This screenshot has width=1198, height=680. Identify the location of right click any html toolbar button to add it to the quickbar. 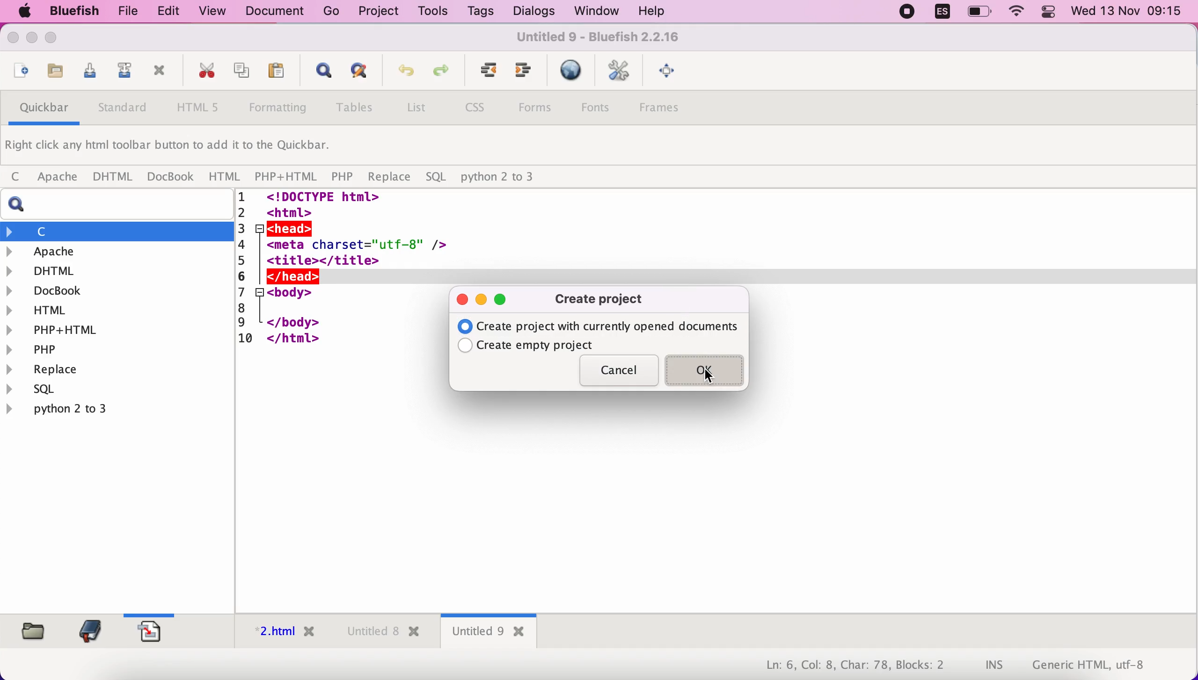
(174, 148).